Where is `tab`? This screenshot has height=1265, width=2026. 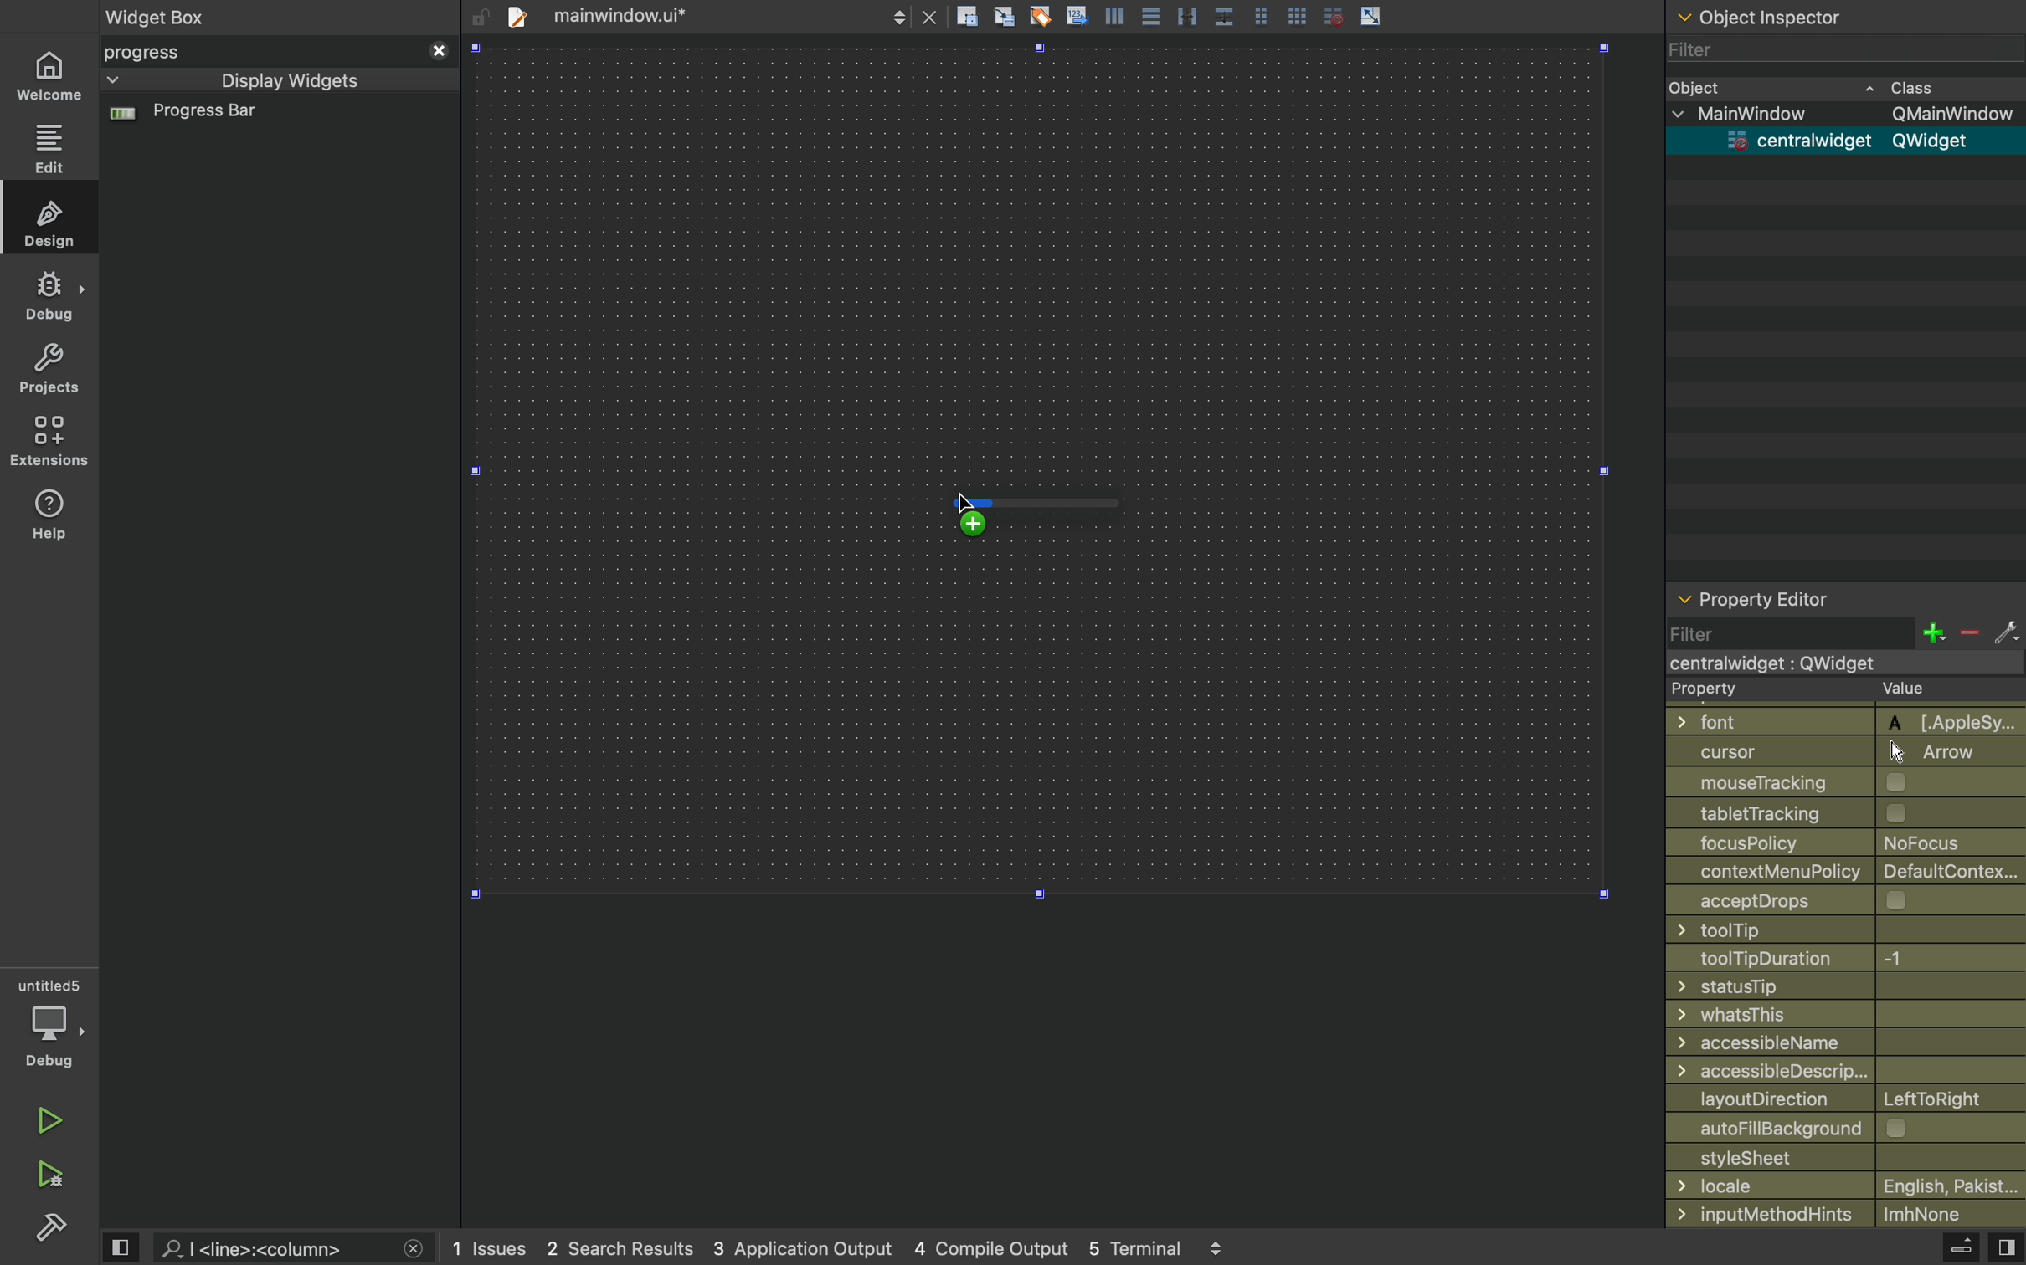 tab is located at coordinates (717, 14).